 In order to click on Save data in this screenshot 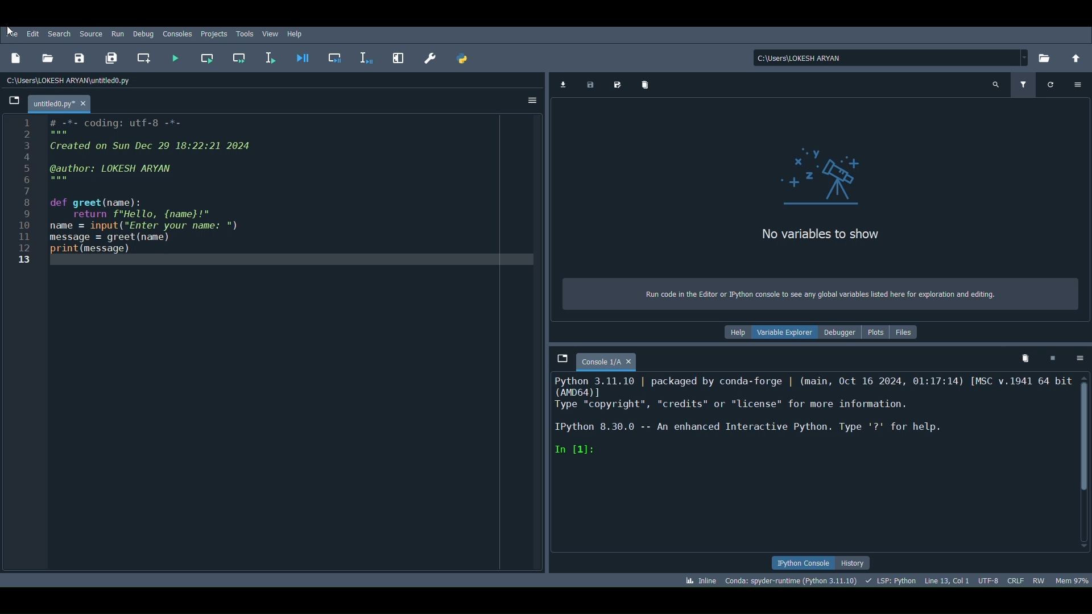, I will do `click(591, 85)`.